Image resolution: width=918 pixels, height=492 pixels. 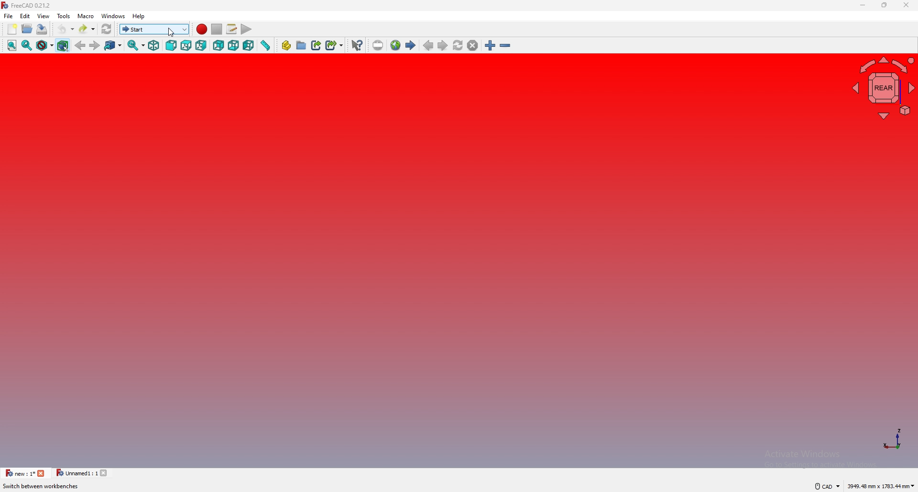 I want to click on redo, so click(x=88, y=29).